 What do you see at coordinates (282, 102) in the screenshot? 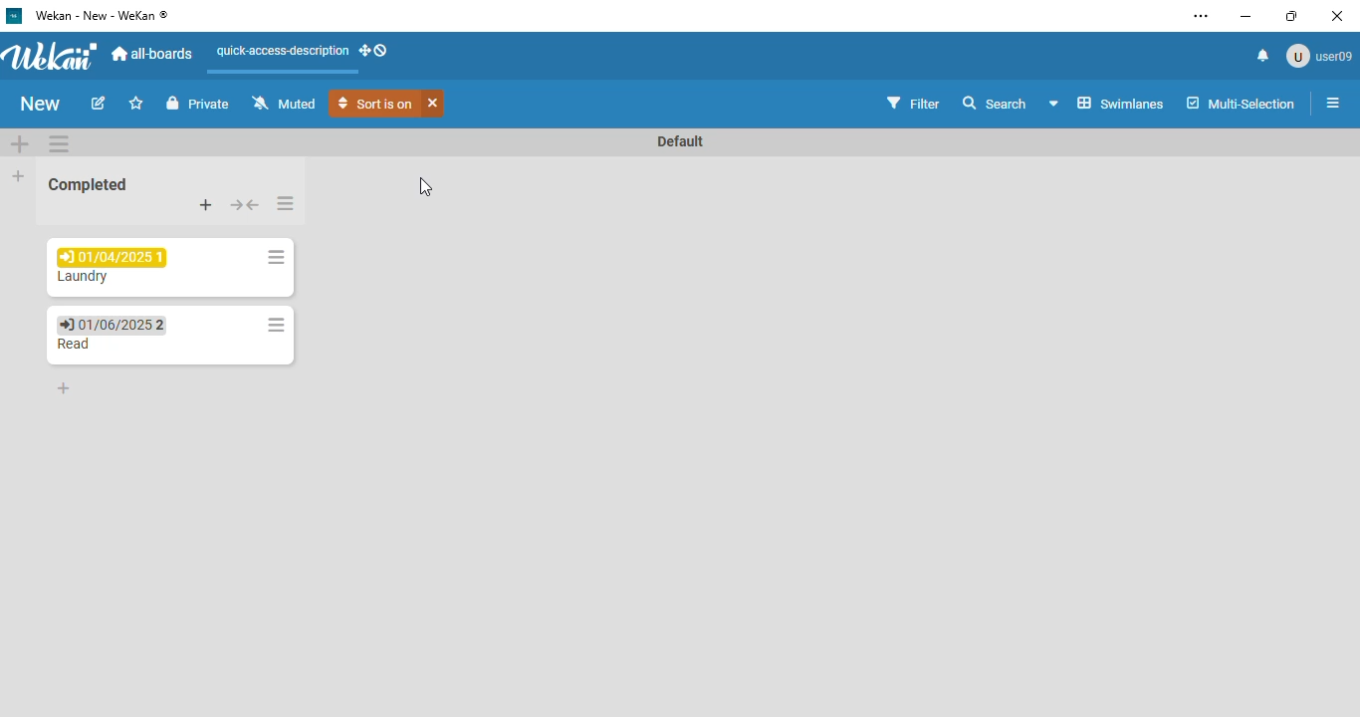
I see `muted` at bounding box center [282, 102].